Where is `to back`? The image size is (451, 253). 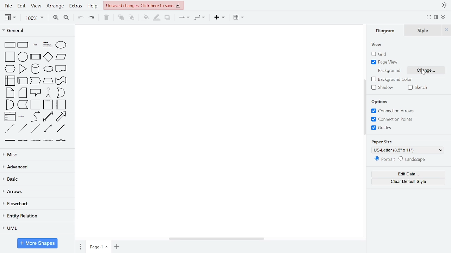 to back is located at coordinates (132, 18).